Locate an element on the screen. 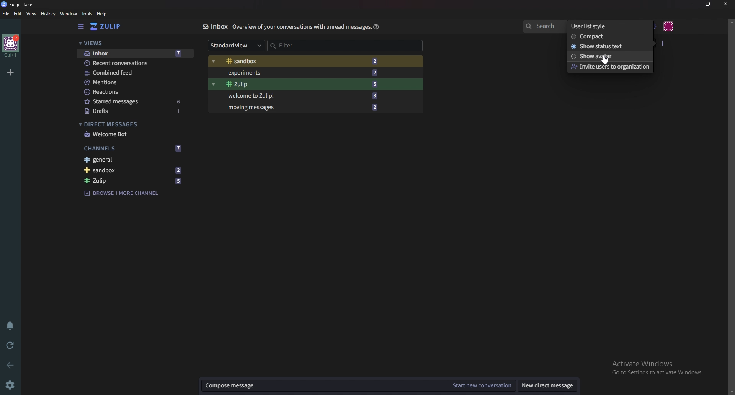 This screenshot has height=395, width=735. History is located at coordinates (48, 14).